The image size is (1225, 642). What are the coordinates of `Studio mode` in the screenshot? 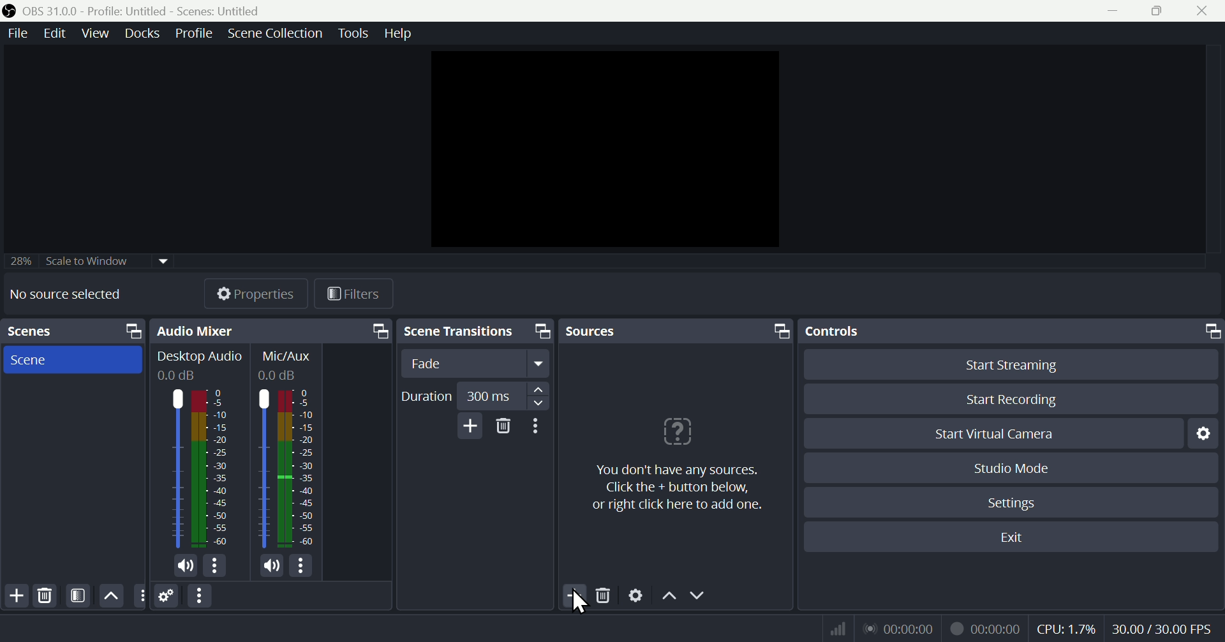 It's located at (1013, 468).